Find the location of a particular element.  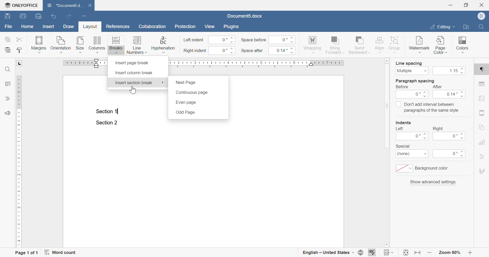

file is located at coordinates (9, 26).